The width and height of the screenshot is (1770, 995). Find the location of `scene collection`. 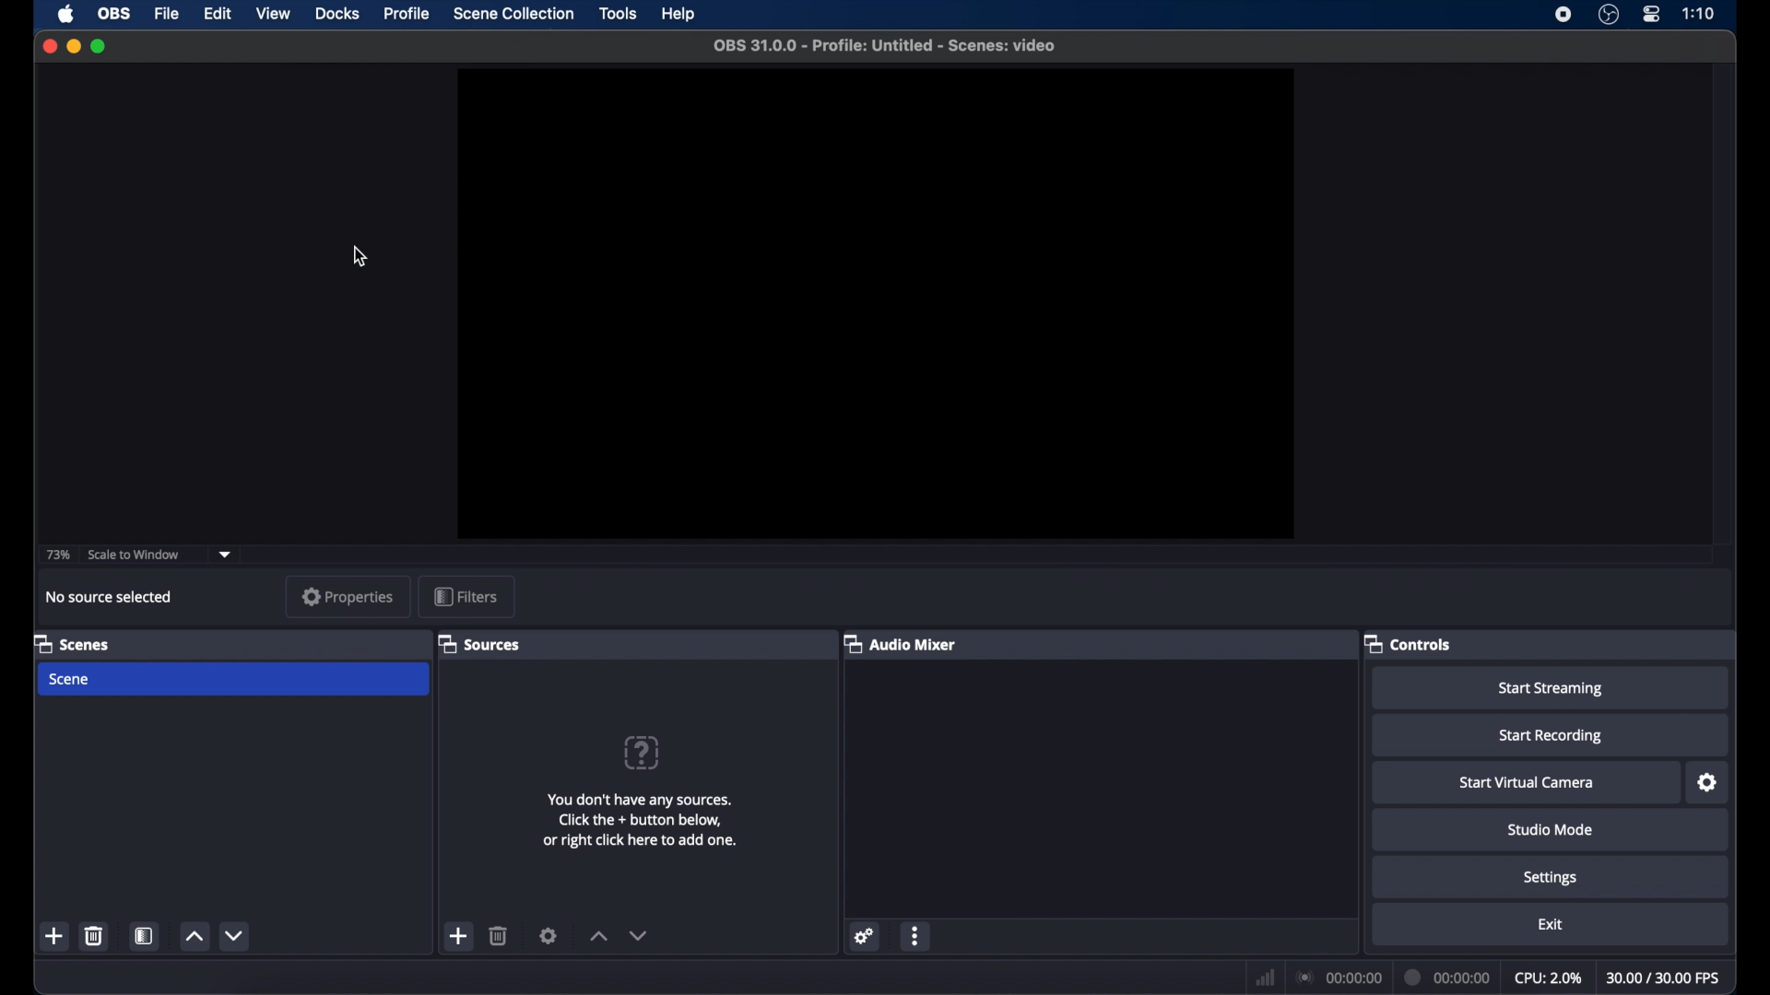

scene collection is located at coordinates (513, 14).